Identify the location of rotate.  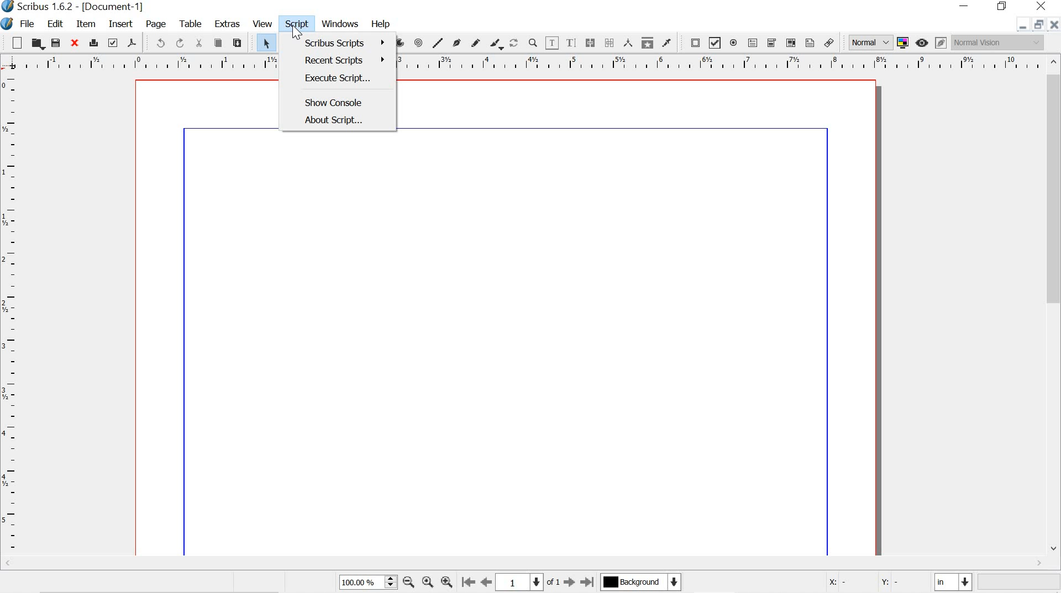
(514, 44).